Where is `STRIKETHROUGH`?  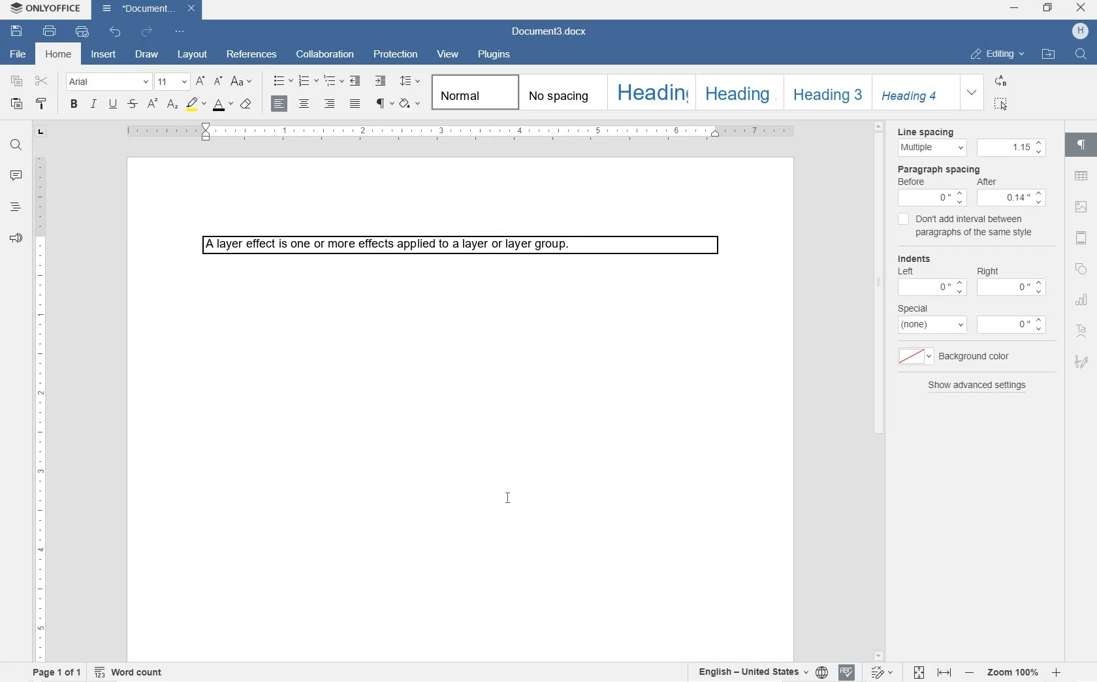 STRIKETHROUGH is located at coordinates (132, 103).